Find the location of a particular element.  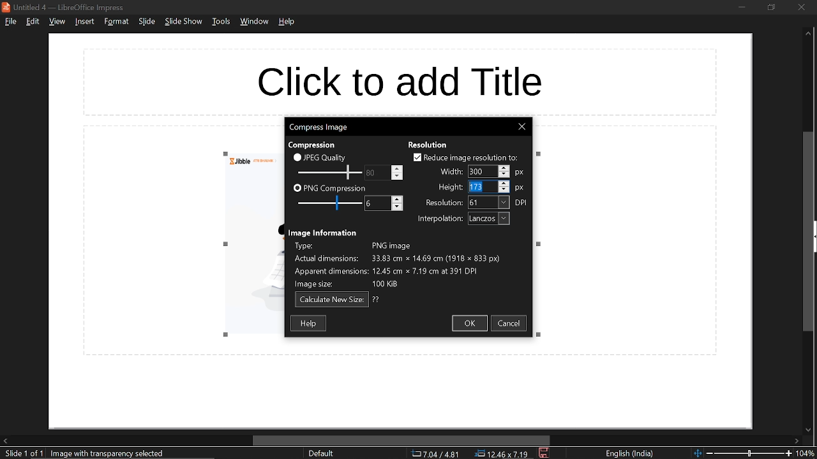

text is located at coordinates (323, 232).